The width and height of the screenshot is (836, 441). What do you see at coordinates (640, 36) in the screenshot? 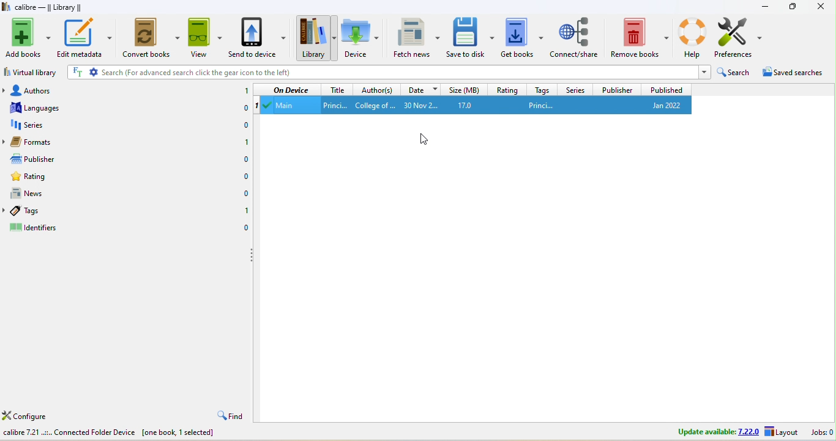
I see `remove books` at bounding box center [640, 36].